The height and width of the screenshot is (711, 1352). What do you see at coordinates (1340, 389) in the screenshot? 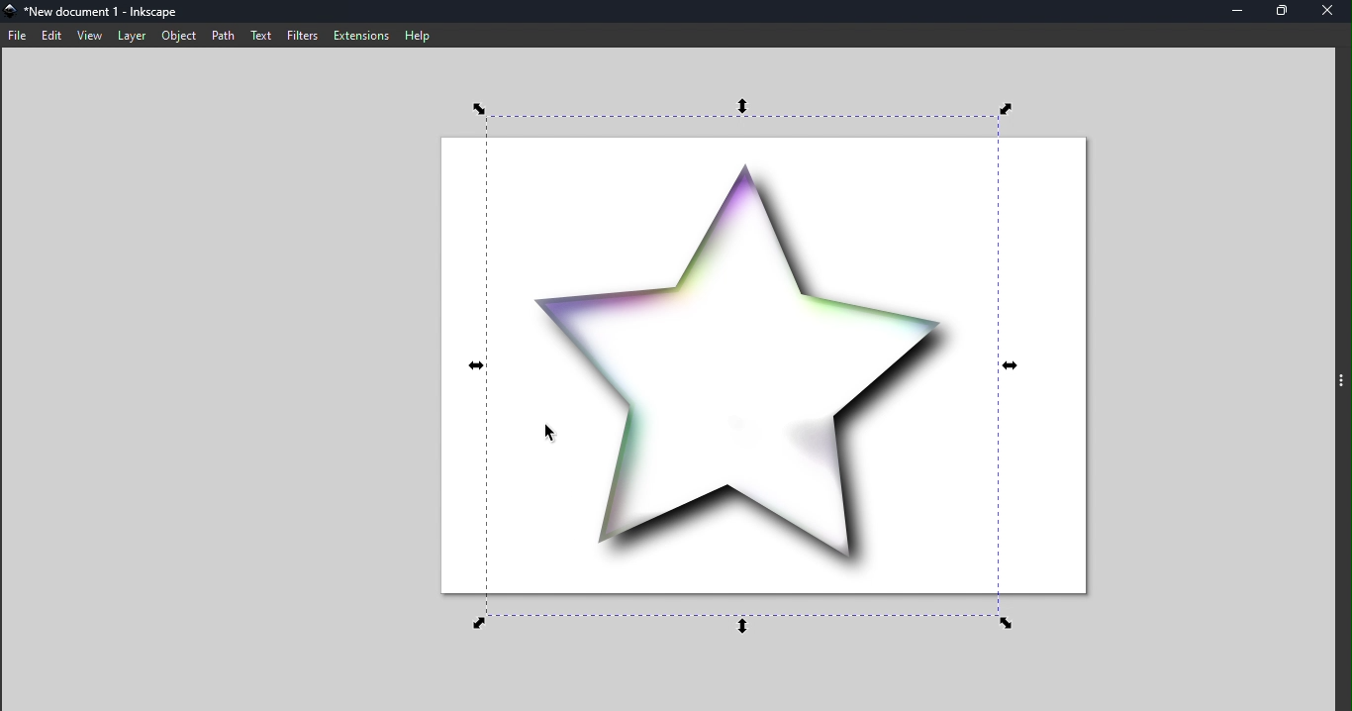
I see `toggle command panel` at bounding box center [1340, 389].